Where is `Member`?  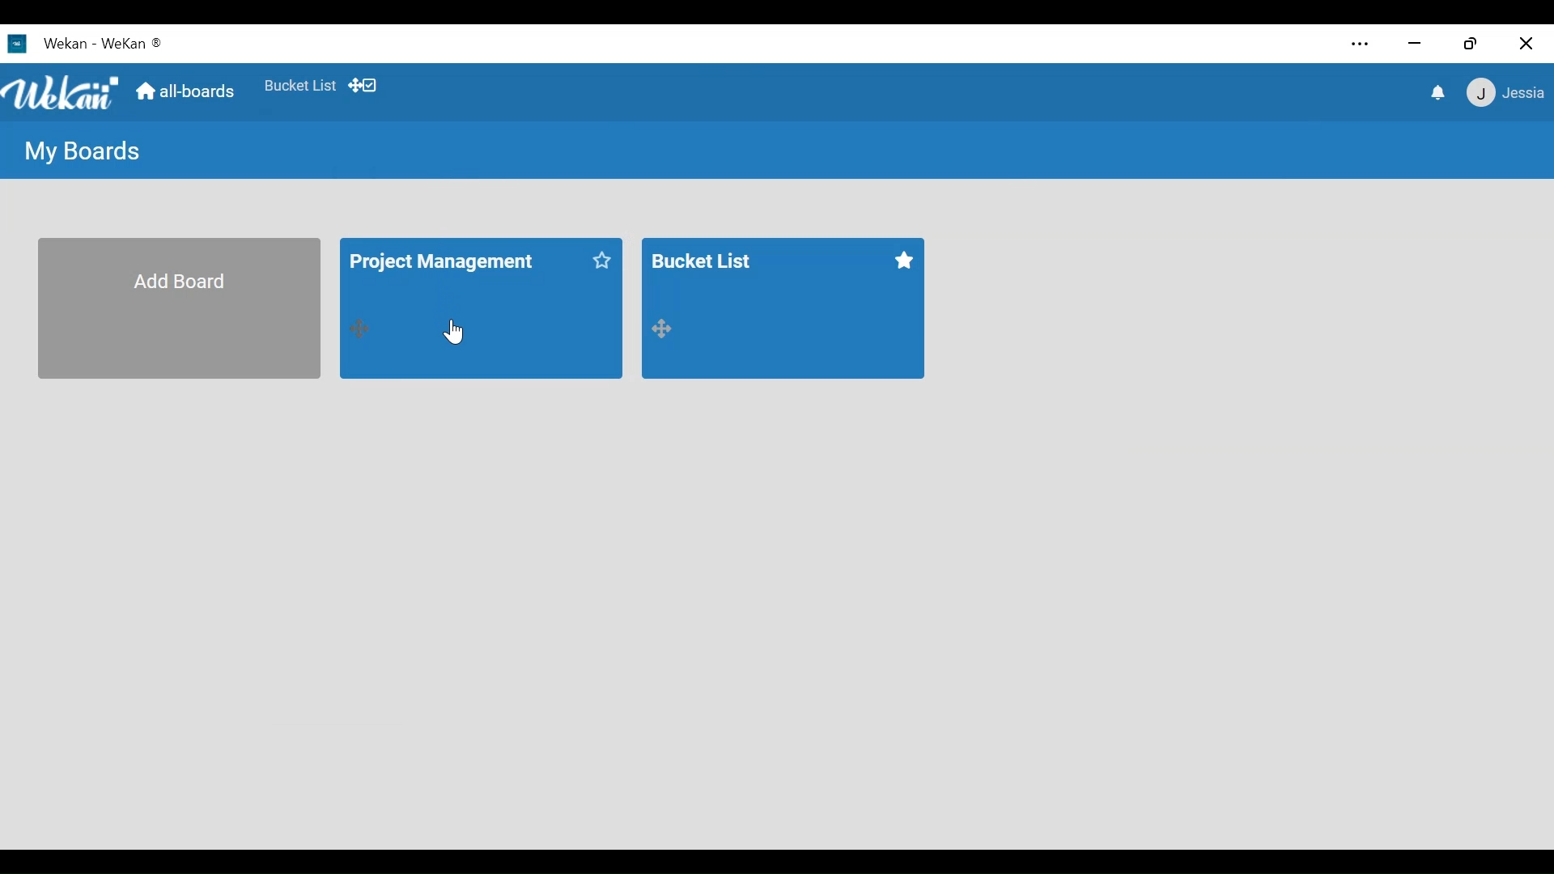
Member is located at coordinates (1506, 91).